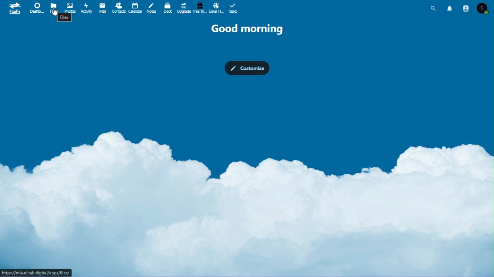 This screenshot has height=277, width=494. What do you see at coordinates (14, 9) in the screenshot?
I see `tab` at bounding box center [14, 9].